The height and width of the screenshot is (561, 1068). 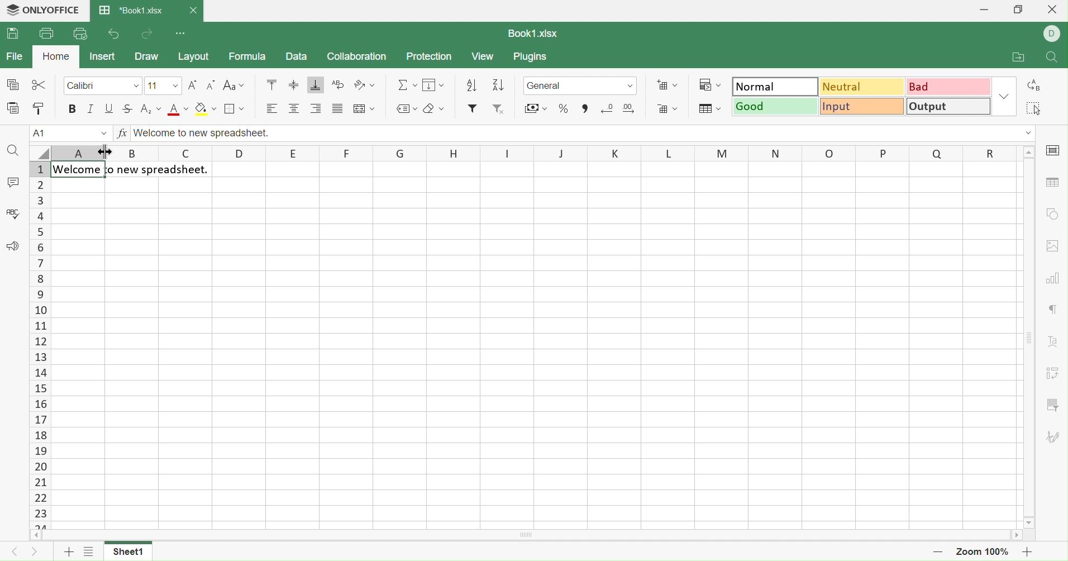 What do you see at coordinates (79, 33) in the screenshot?
I see `Quick Print` at bounding box center [79, 33].